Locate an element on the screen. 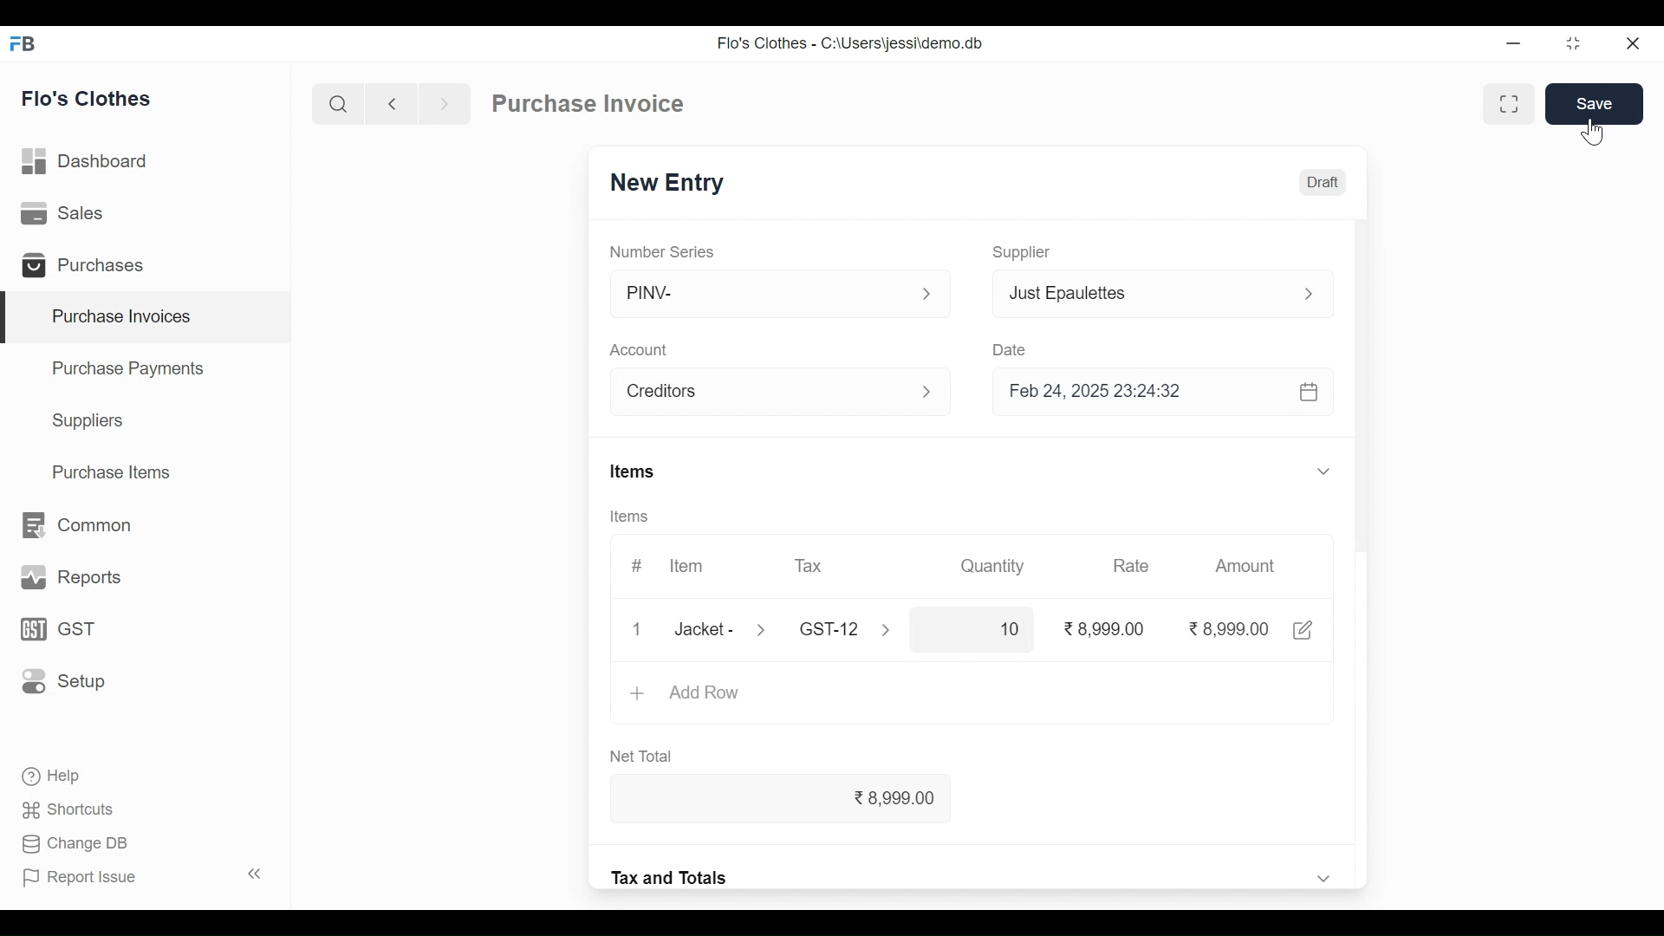 This screenshot has height=936, width=1664. New Entry is located at coordinates (669, 183).